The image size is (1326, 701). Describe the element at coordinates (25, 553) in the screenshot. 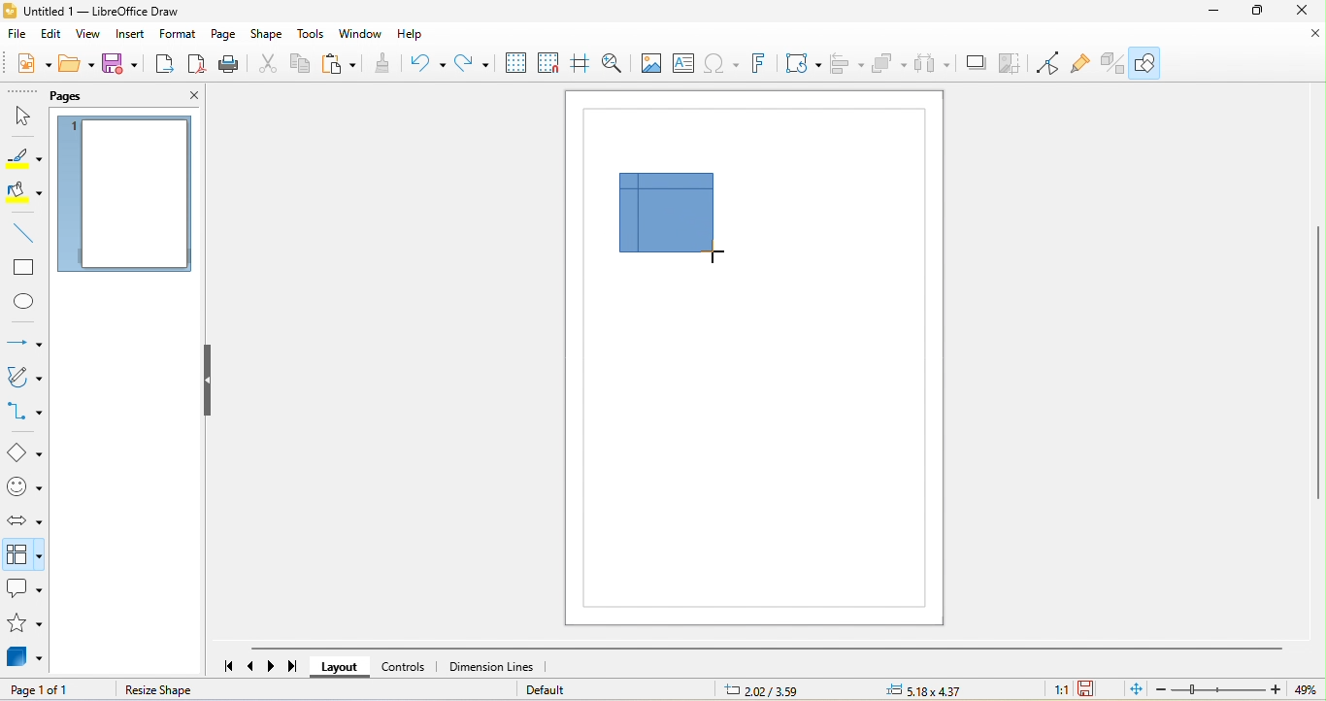

I see `select option` at that location.